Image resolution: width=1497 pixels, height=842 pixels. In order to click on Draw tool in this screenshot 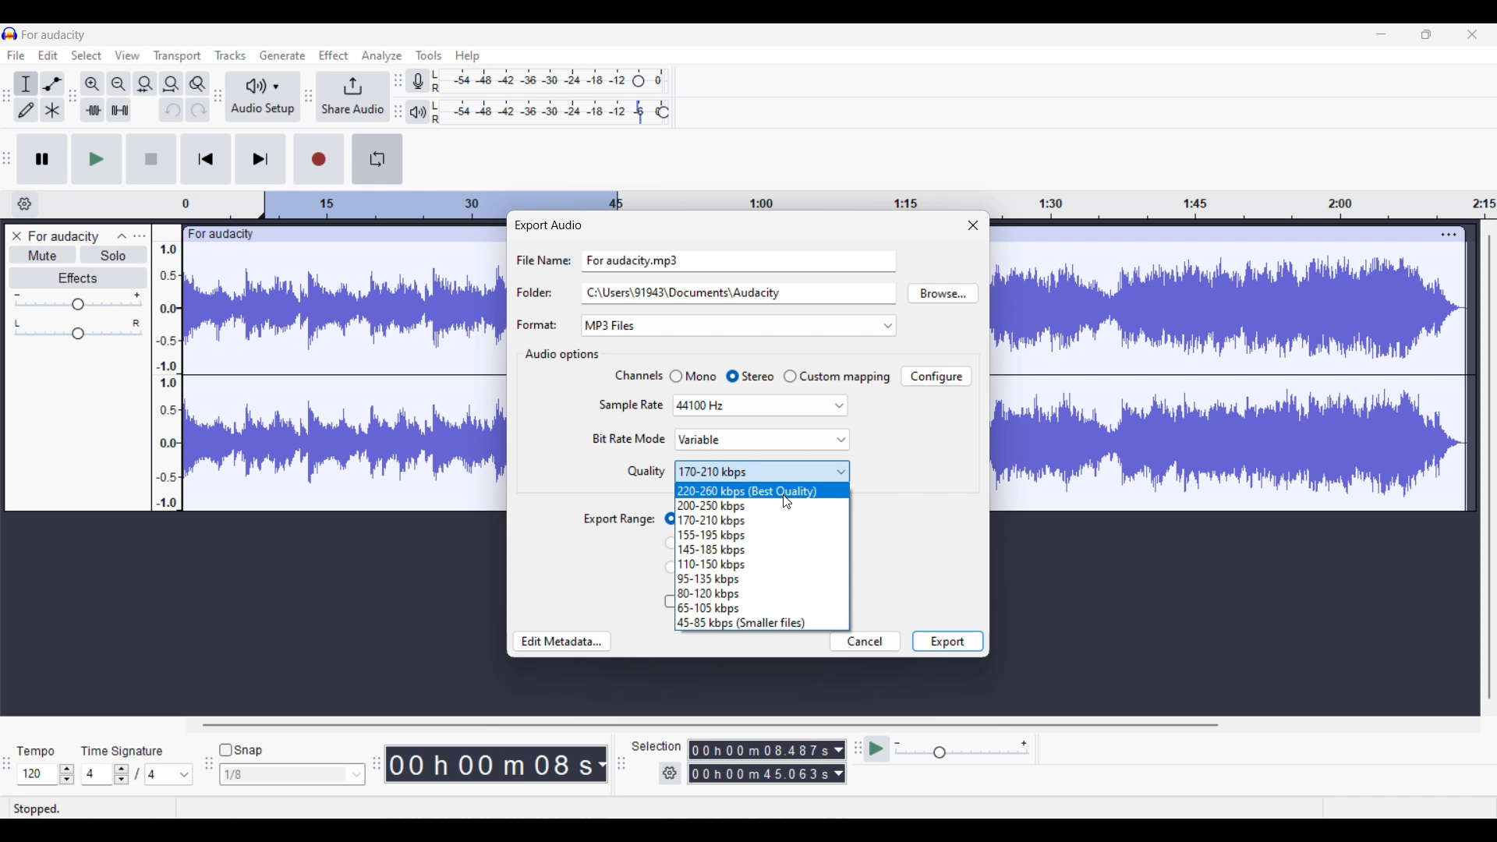, I will do `click(26, 110)`.